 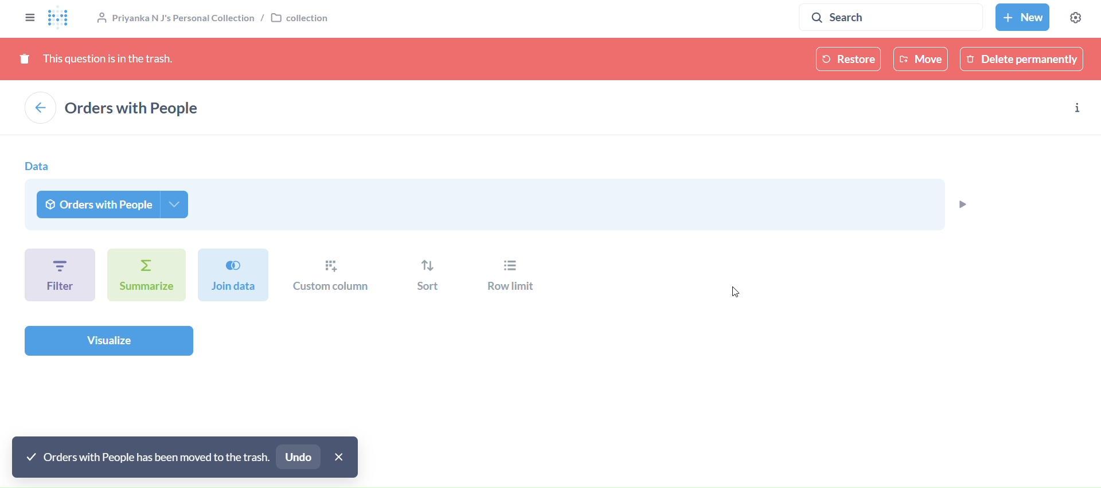 What do you see at coordinates (964, 201) in the screenshot?
I see `preview` at bounding box center [964, 201].